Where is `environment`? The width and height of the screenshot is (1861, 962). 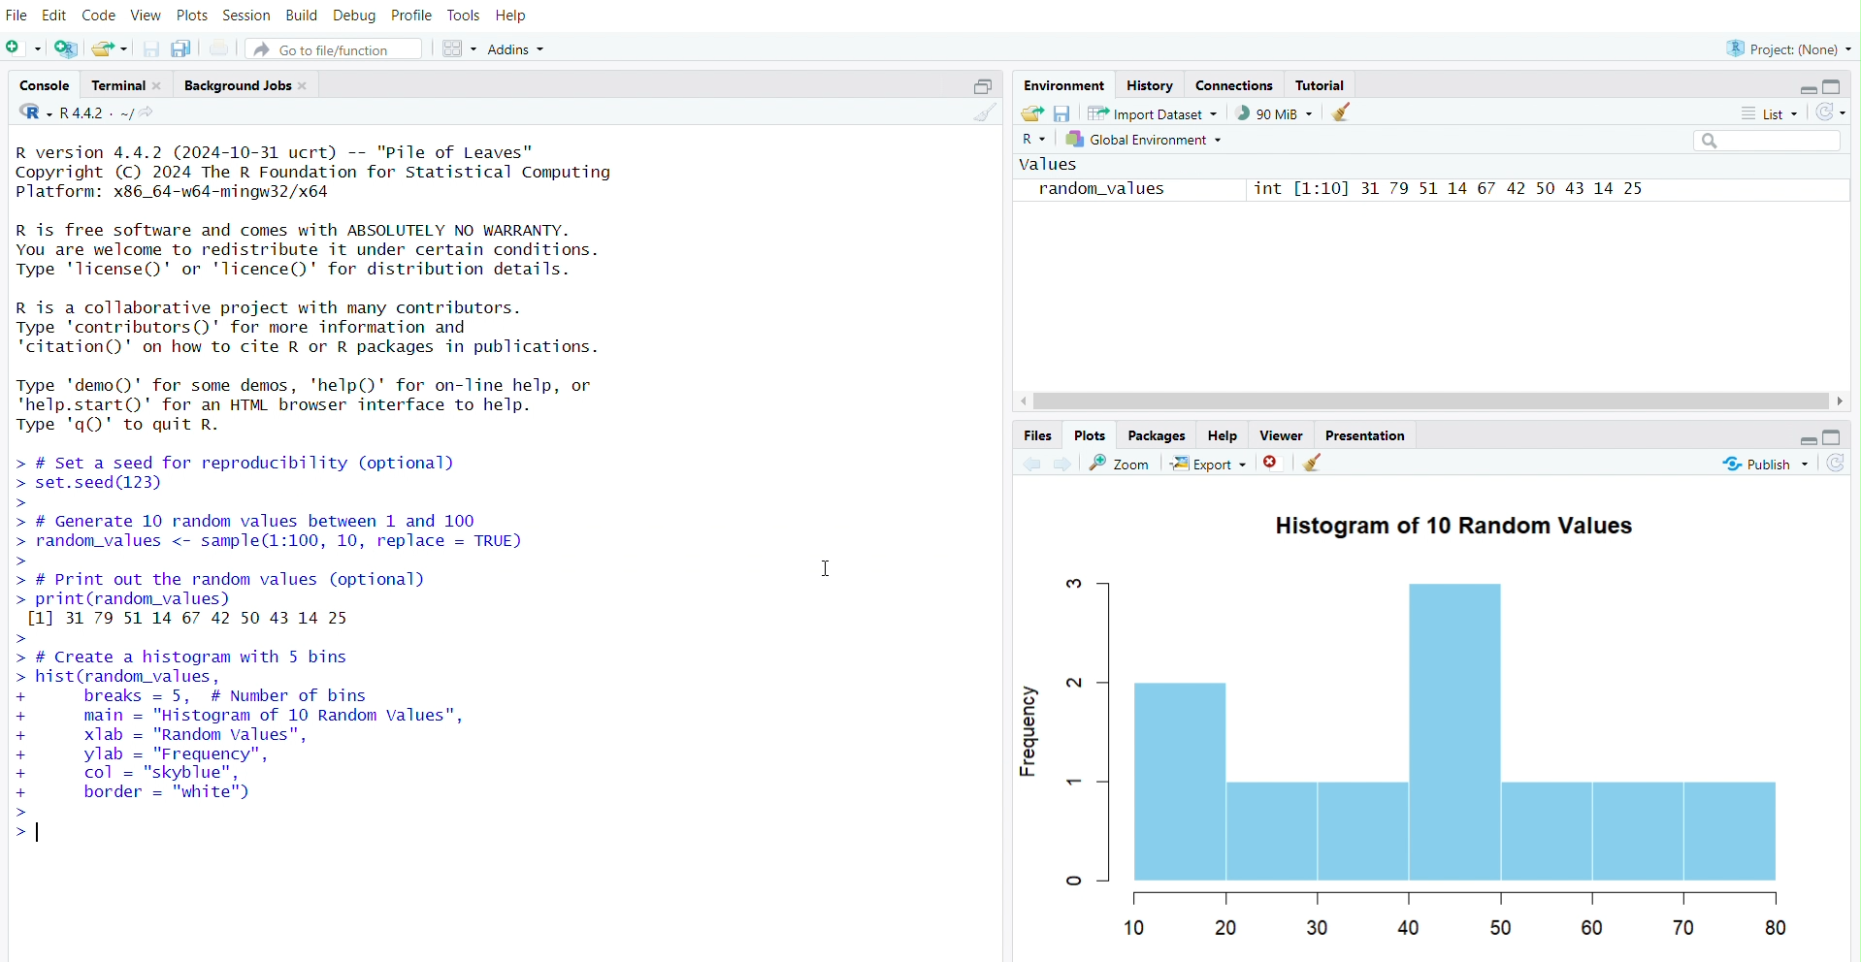
environment is located at coordinates (1064, 83).